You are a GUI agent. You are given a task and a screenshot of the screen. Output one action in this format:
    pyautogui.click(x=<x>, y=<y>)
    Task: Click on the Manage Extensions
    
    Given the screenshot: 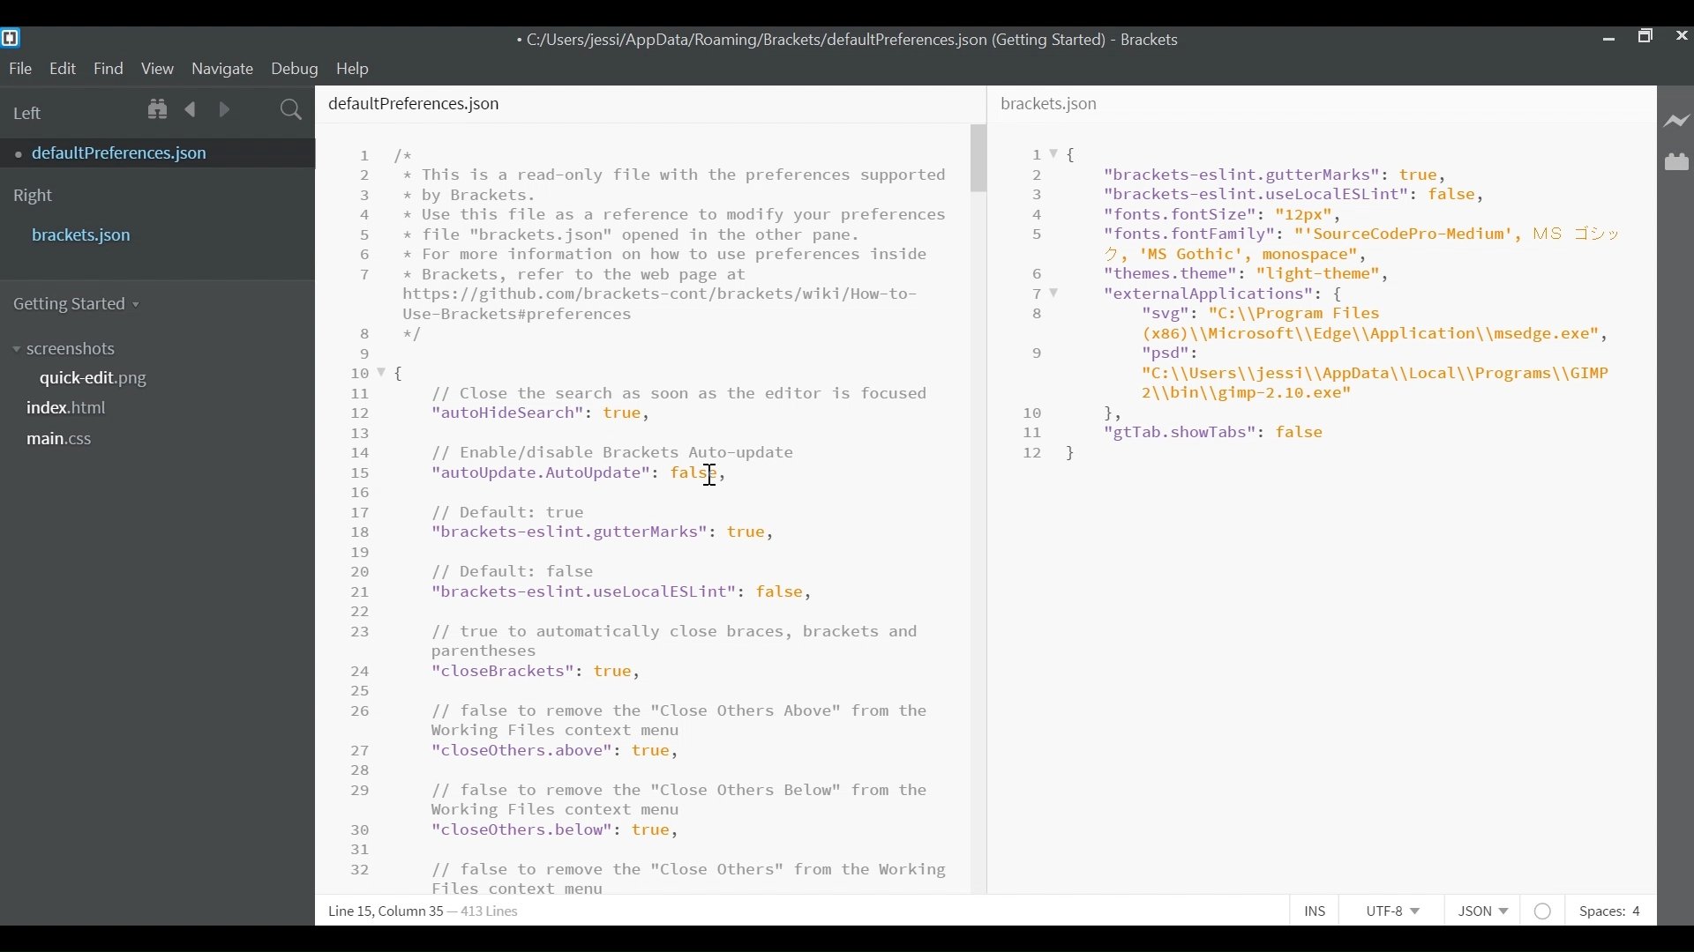 What is the action you would take?
    pyautogui.click(x=1676, y=162)
    